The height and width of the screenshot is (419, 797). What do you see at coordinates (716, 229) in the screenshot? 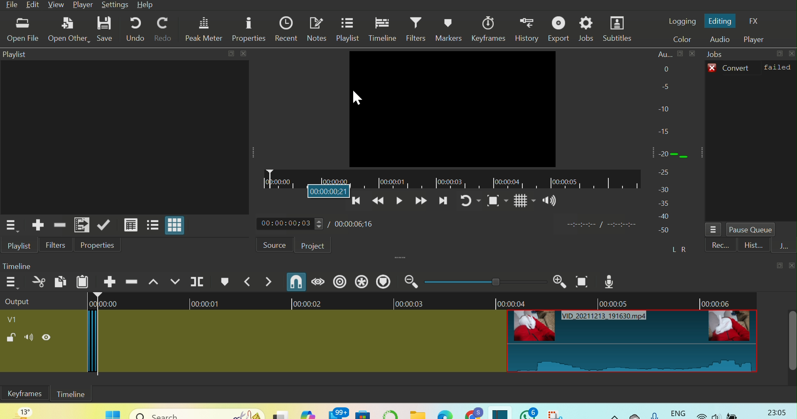
I see `List` at bounding box center [716, 229].